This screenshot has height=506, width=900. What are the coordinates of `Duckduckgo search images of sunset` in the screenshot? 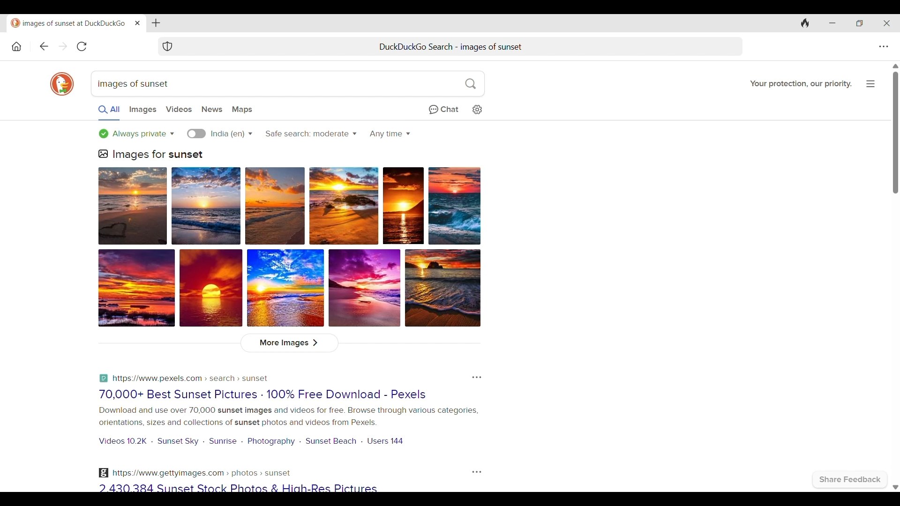 It's located at (448, 47).